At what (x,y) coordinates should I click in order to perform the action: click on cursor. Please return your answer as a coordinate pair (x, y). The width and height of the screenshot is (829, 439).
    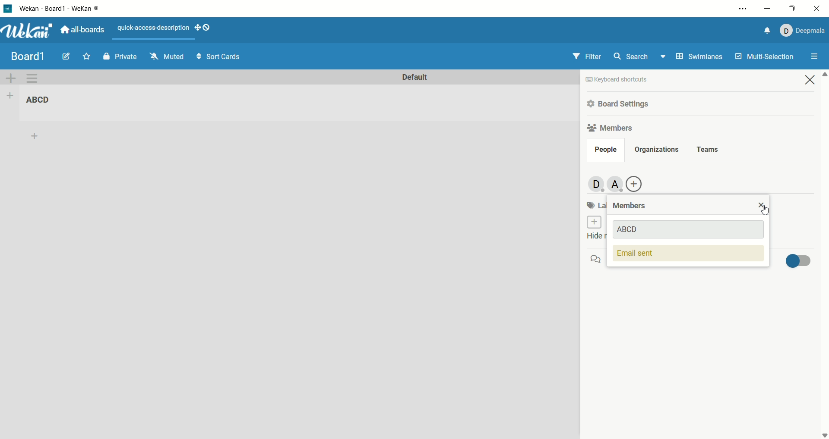
    Looking at the image, I should click on (761, 208).